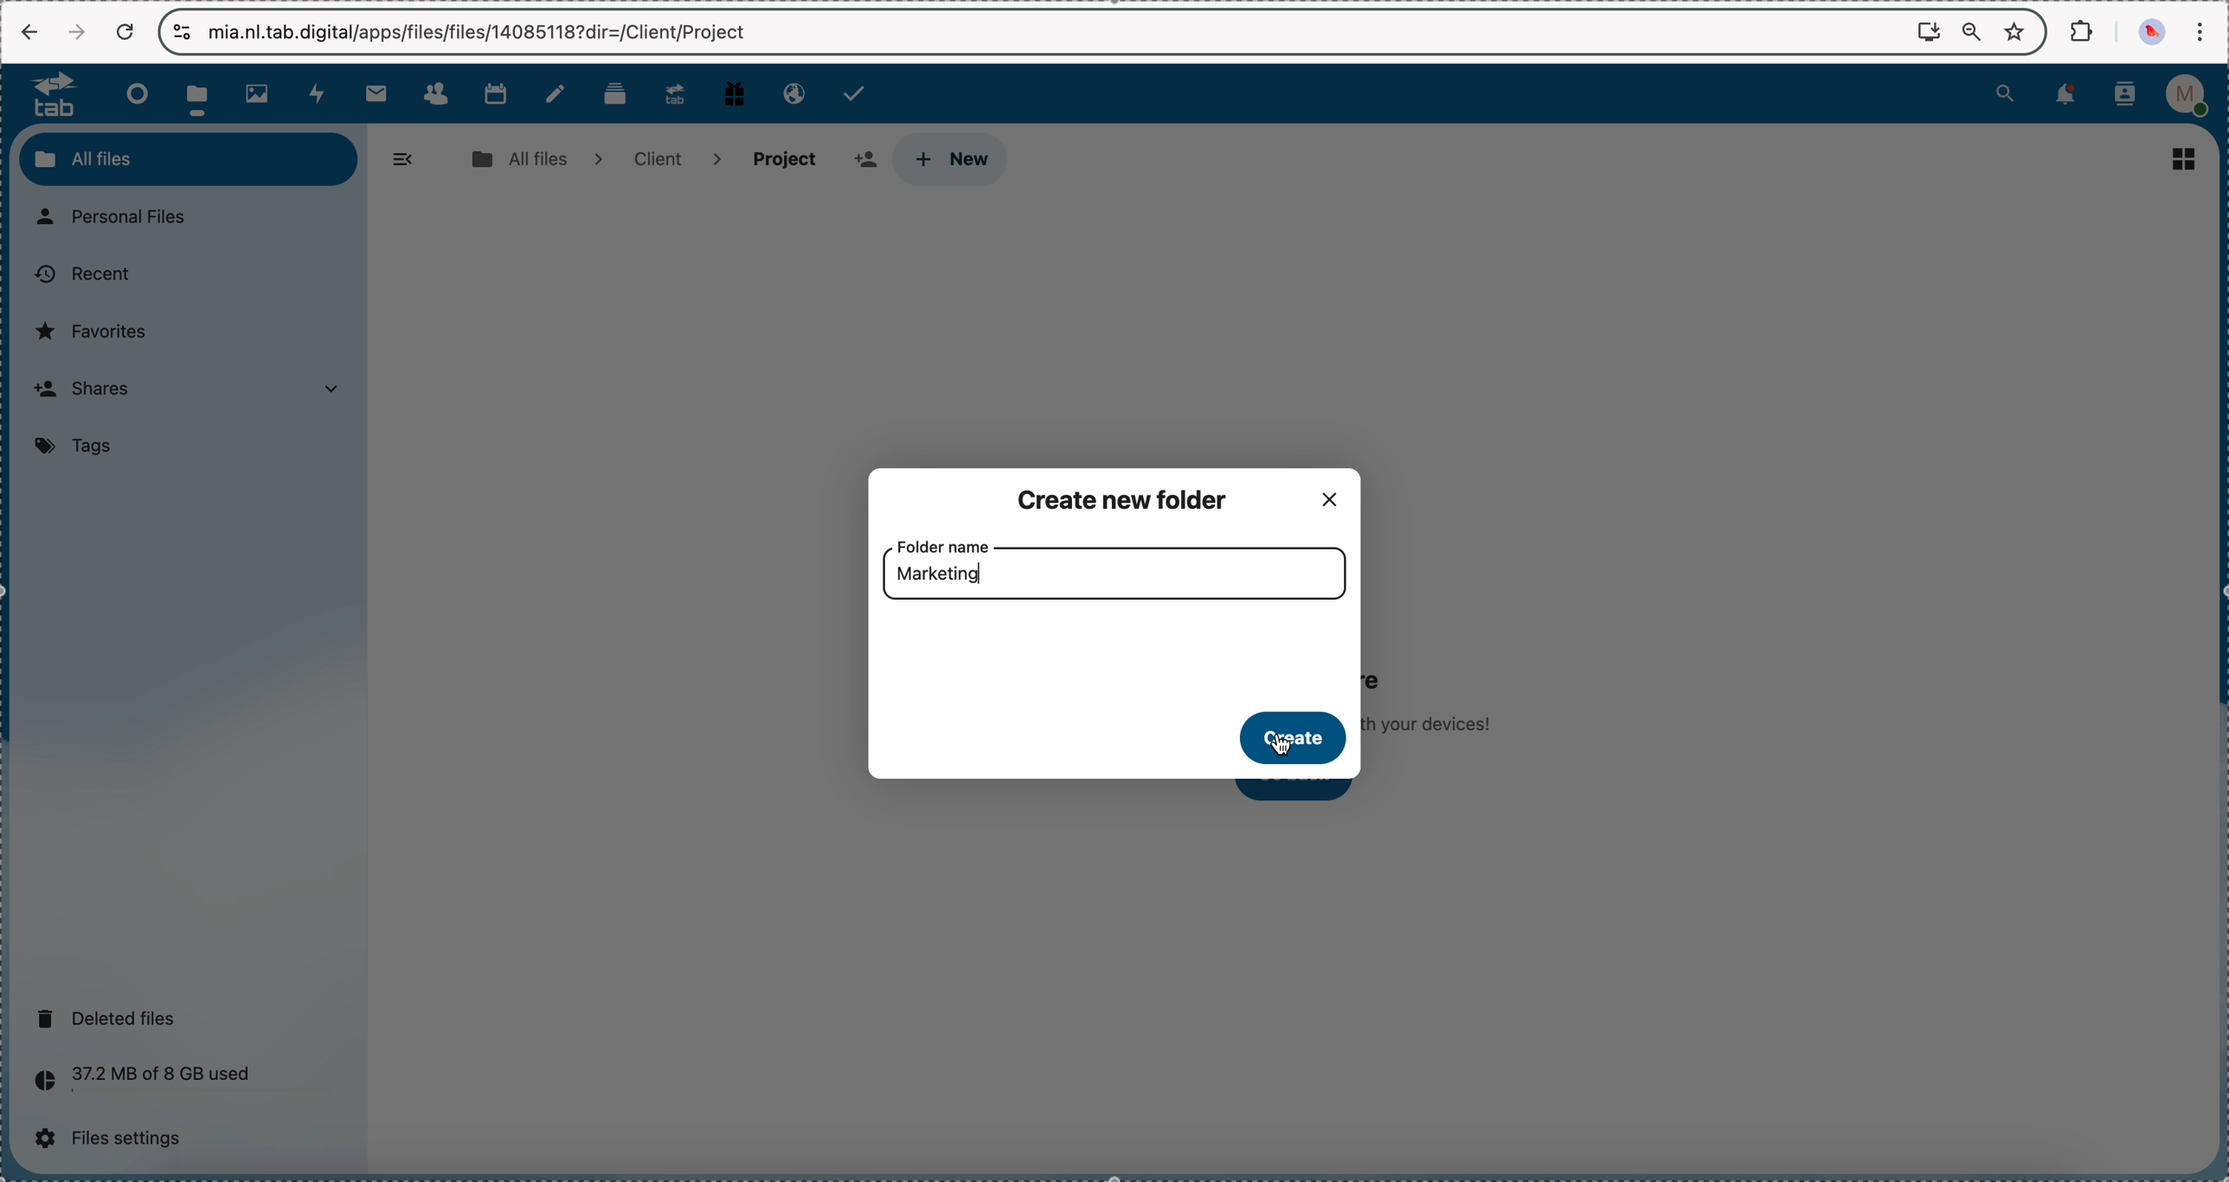  What do you see at coordinates (404, 160) in the screenshot?
I see `hide menu` at bounding box center [404, 160].